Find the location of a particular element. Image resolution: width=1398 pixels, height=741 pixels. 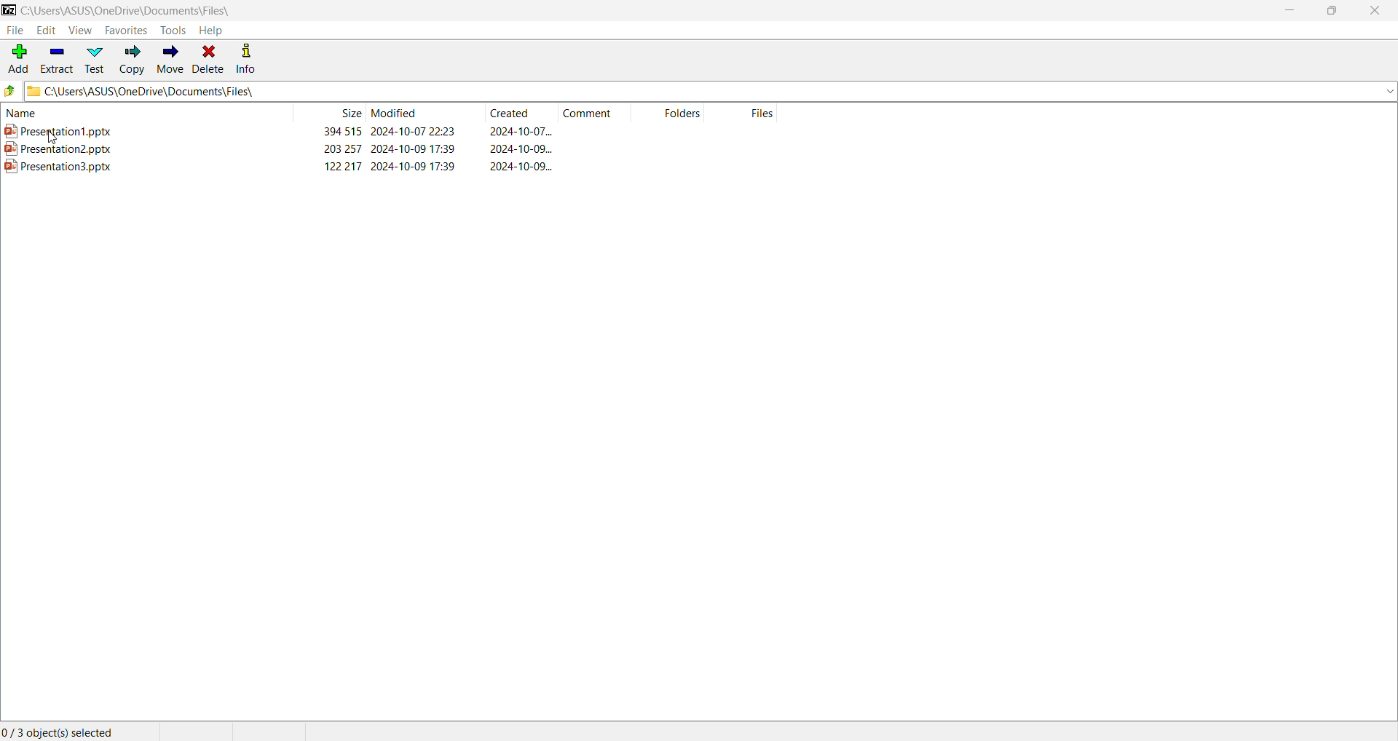

Folders is located at coordinates (689, 115).